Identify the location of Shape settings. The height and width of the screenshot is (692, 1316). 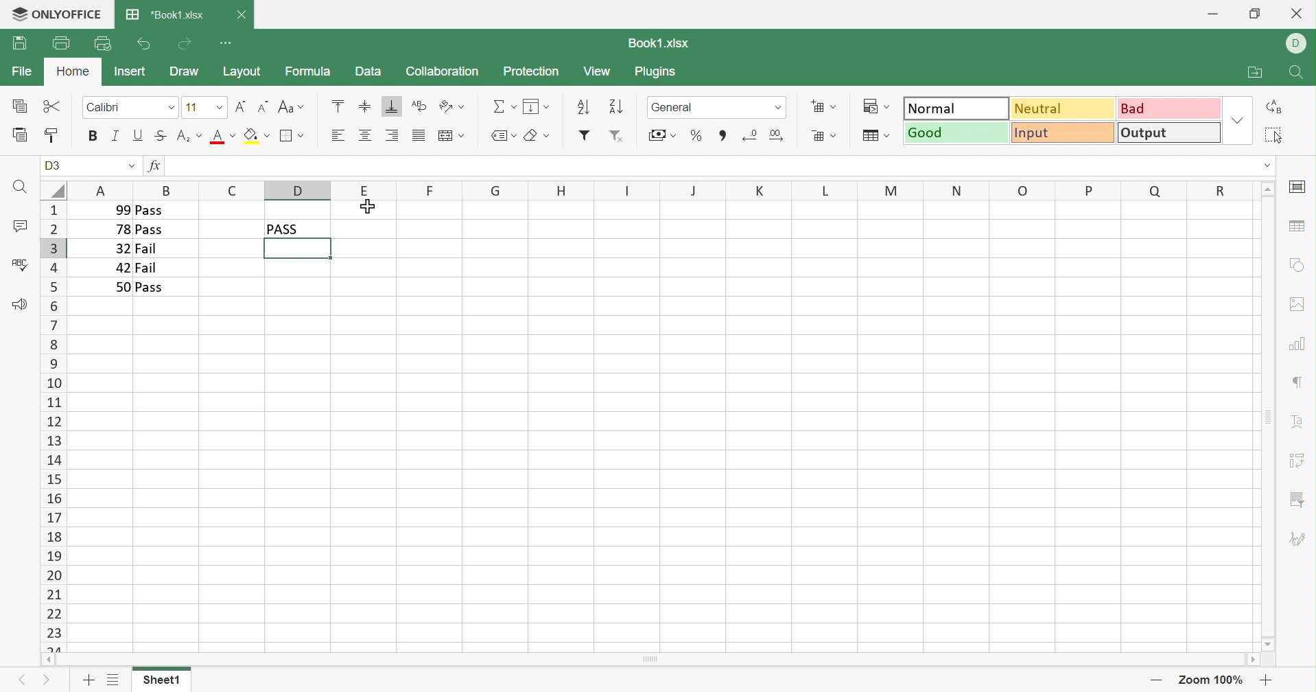
(1297, 264).